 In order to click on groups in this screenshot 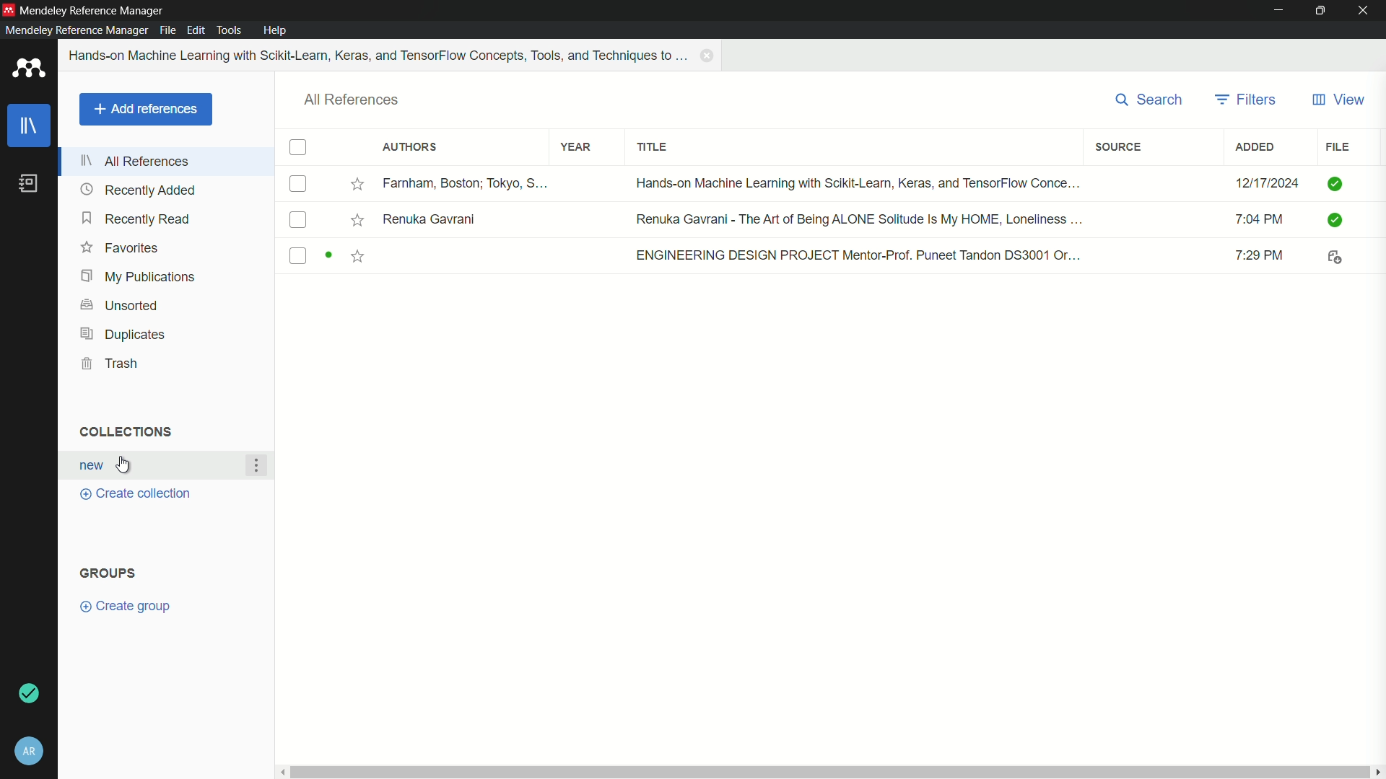, I will do `click(108, 573)`.